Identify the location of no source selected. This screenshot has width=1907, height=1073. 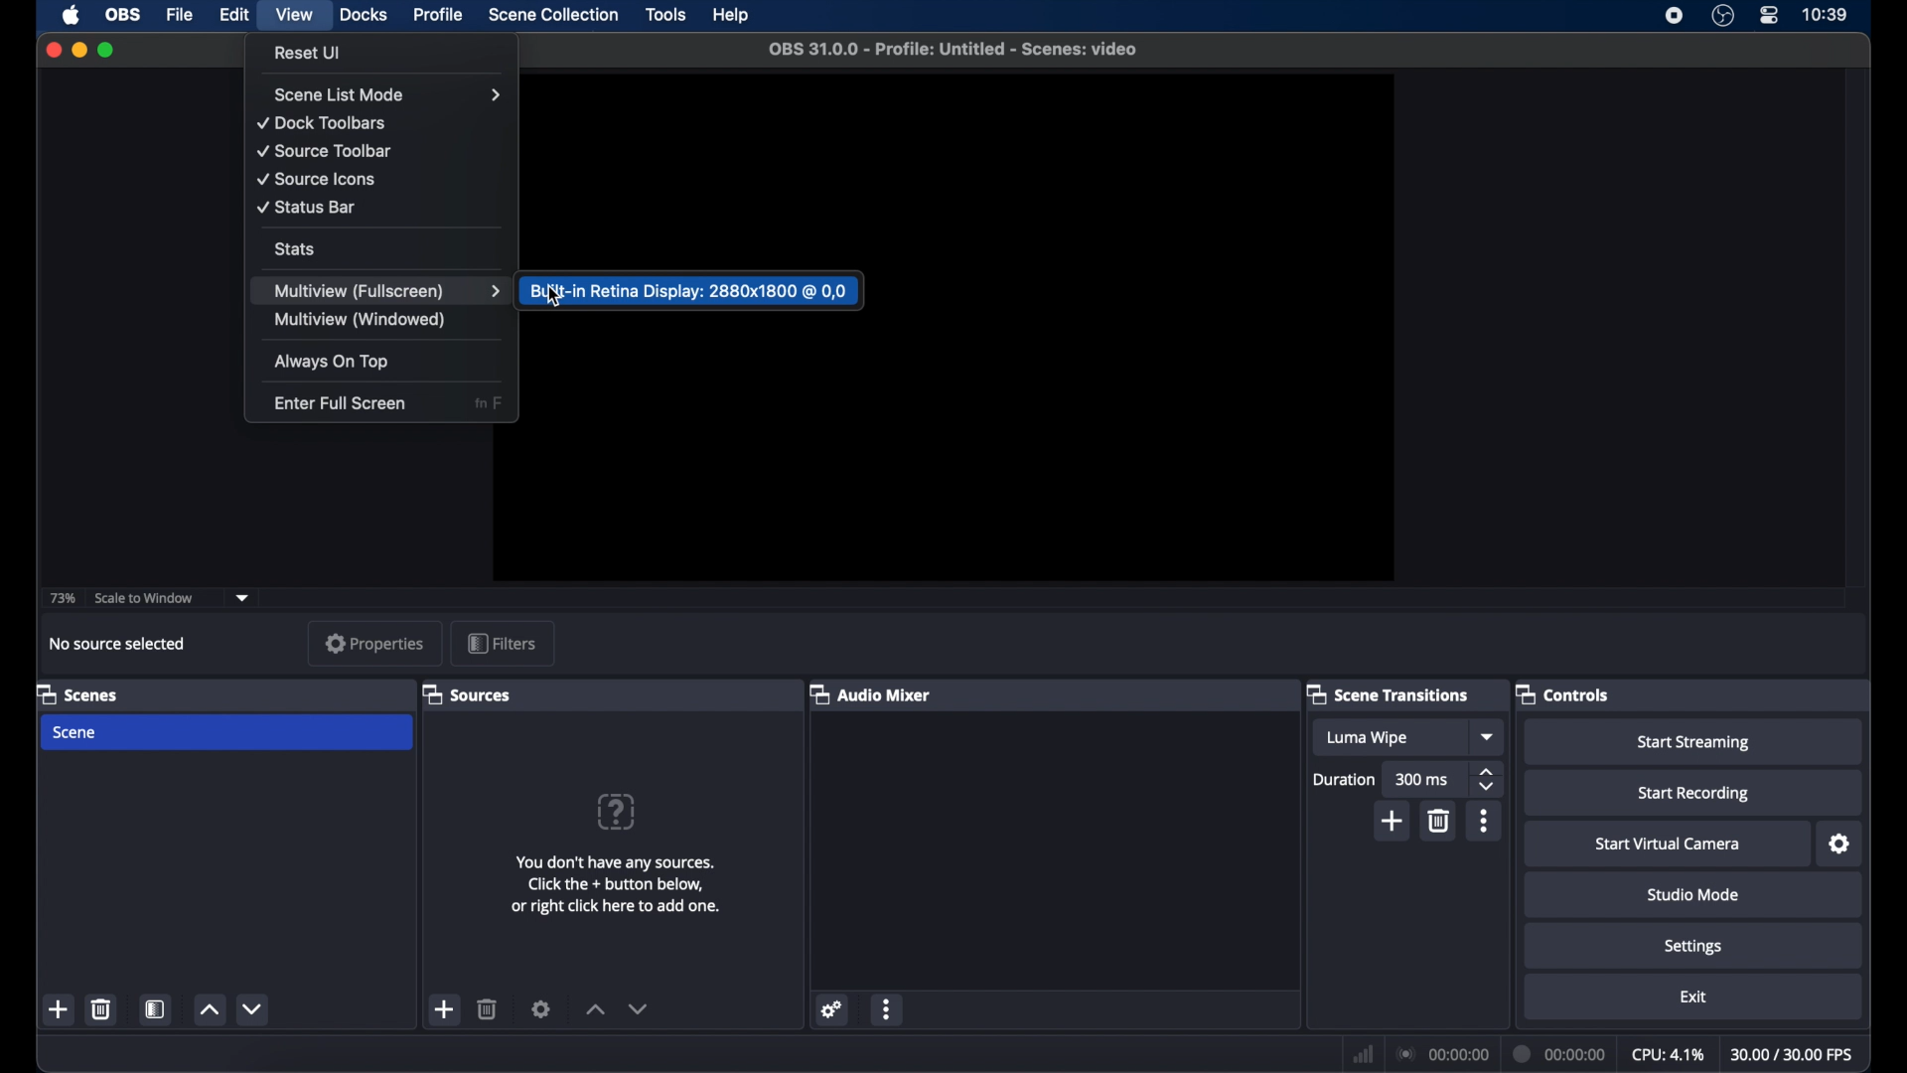
(117, 644).